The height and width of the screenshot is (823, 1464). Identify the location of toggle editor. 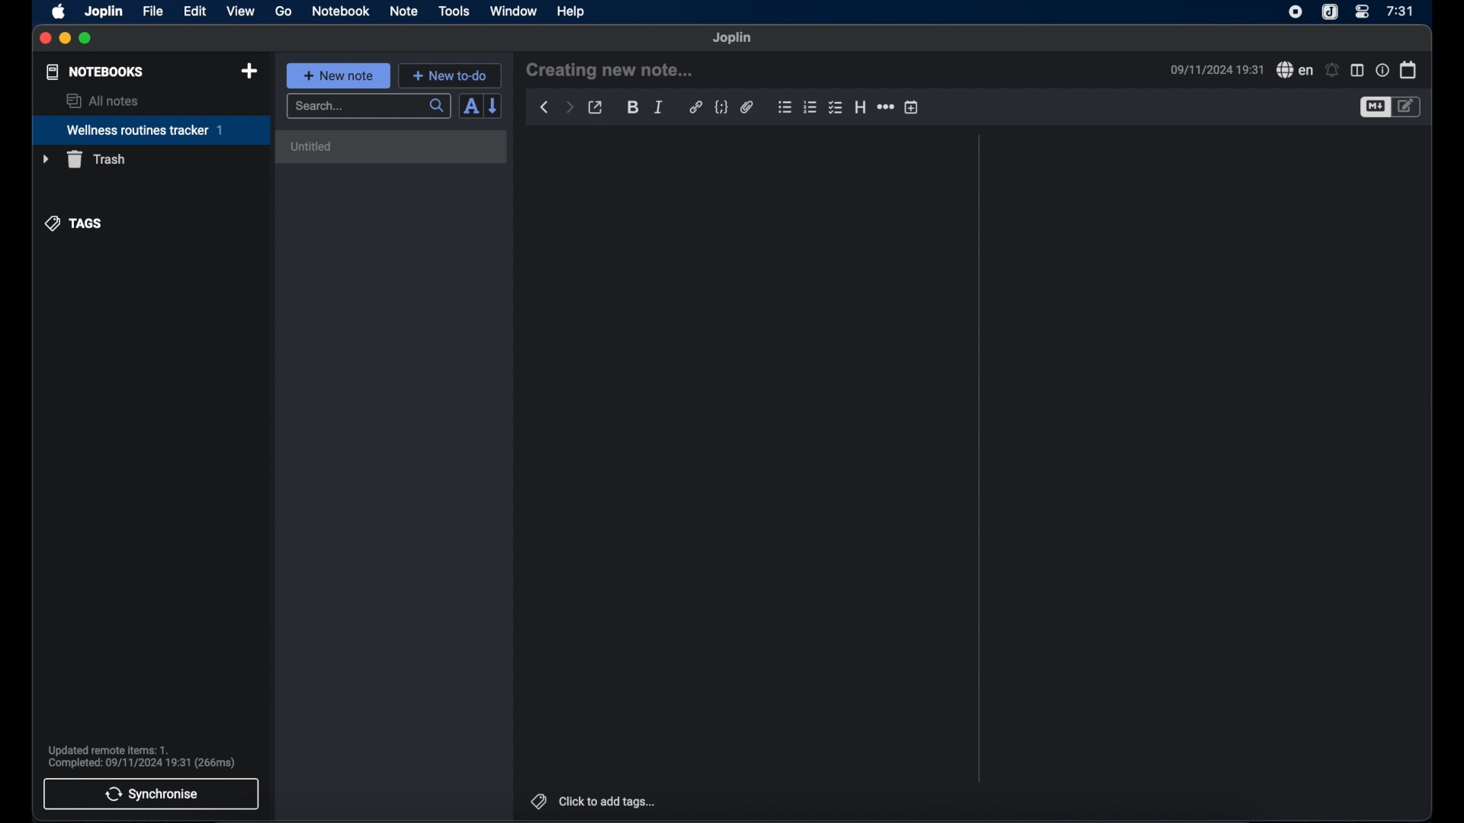
(1409, 107).